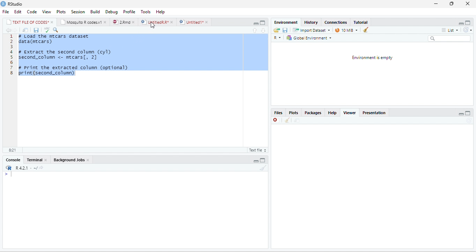 Image resolution: width=476 pixels, height=252 pixels. Describe the element at coordinates (11, 52) in the screenshot. I see `4` at that location.